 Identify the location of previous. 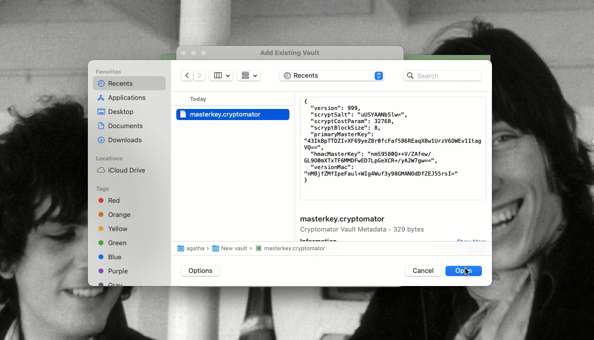
(187, 77).